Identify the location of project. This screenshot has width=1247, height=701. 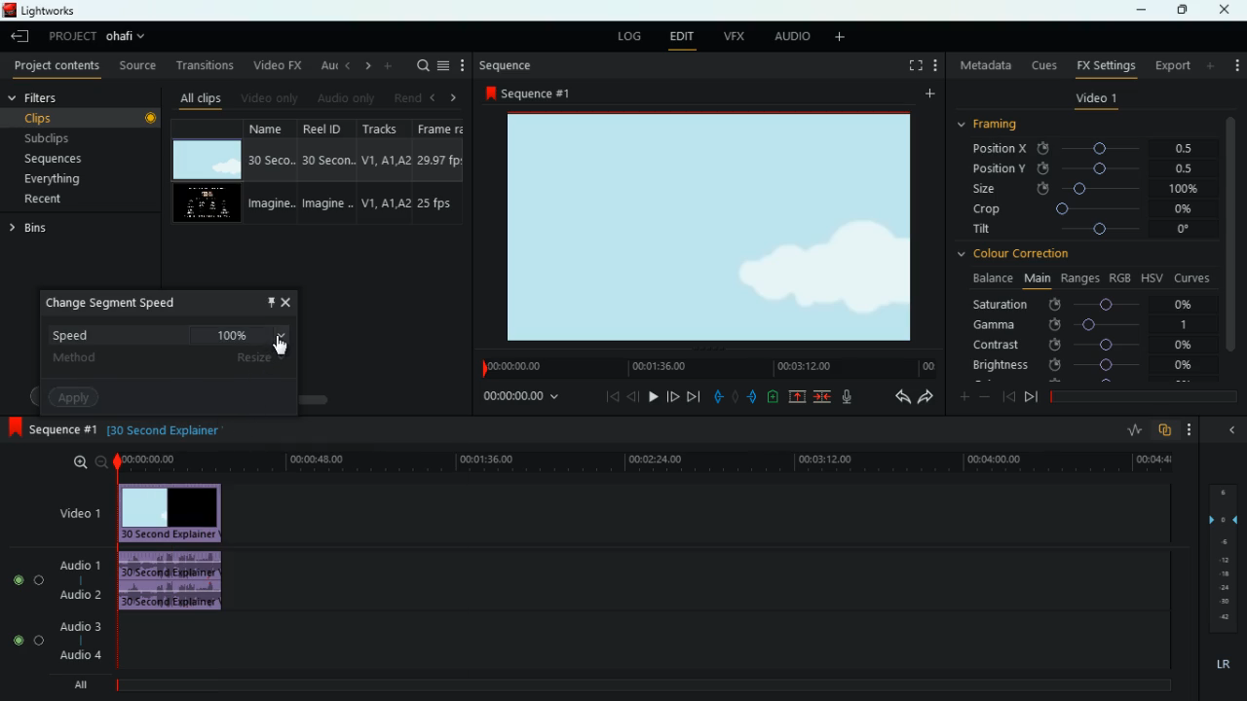
(99, 37).